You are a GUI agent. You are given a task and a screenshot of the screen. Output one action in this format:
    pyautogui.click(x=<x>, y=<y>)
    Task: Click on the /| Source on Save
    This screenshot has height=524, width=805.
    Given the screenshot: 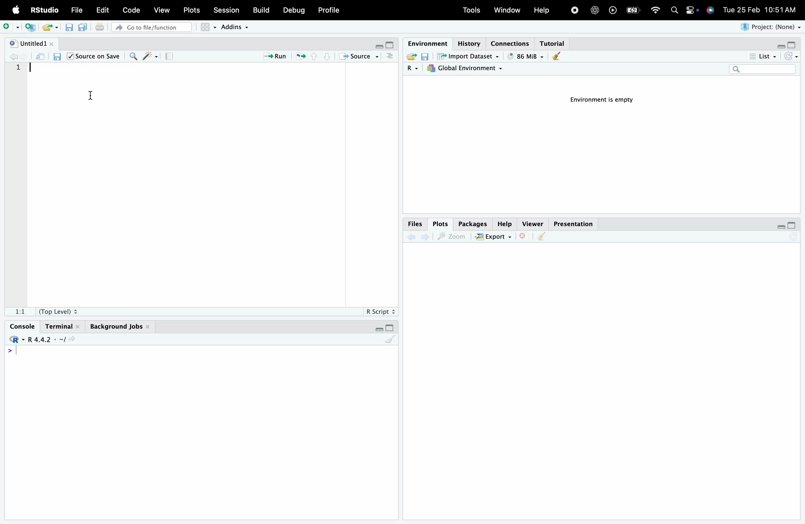 What is the action you would take?
    pyautogui.click(x=94, y=56)
    